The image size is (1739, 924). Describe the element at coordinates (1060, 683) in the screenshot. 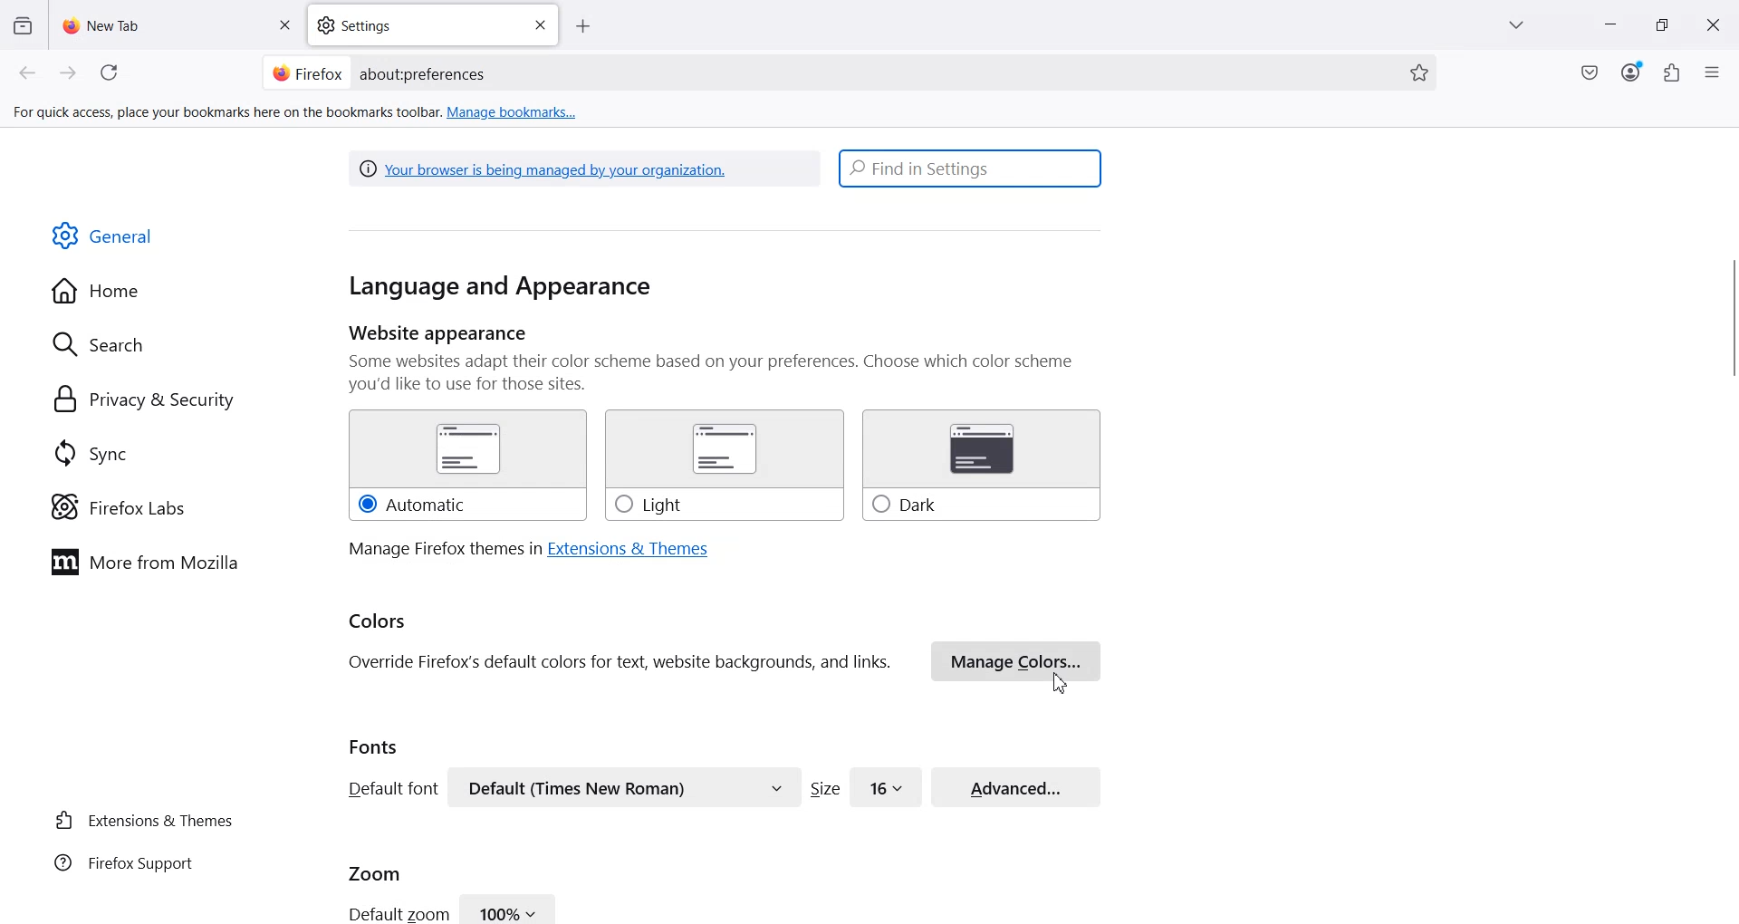

I see `Cursor` at that location.